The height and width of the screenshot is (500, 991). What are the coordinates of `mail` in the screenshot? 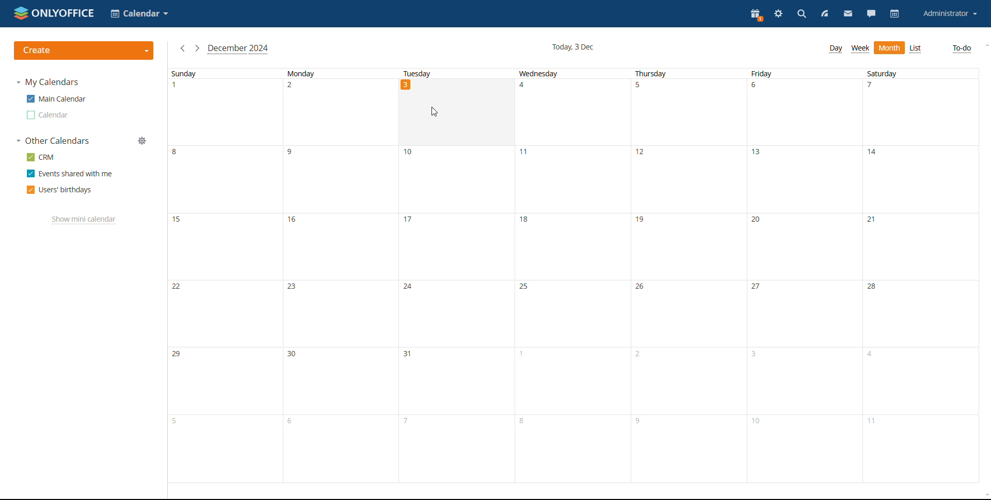 It's located at (849, 14).